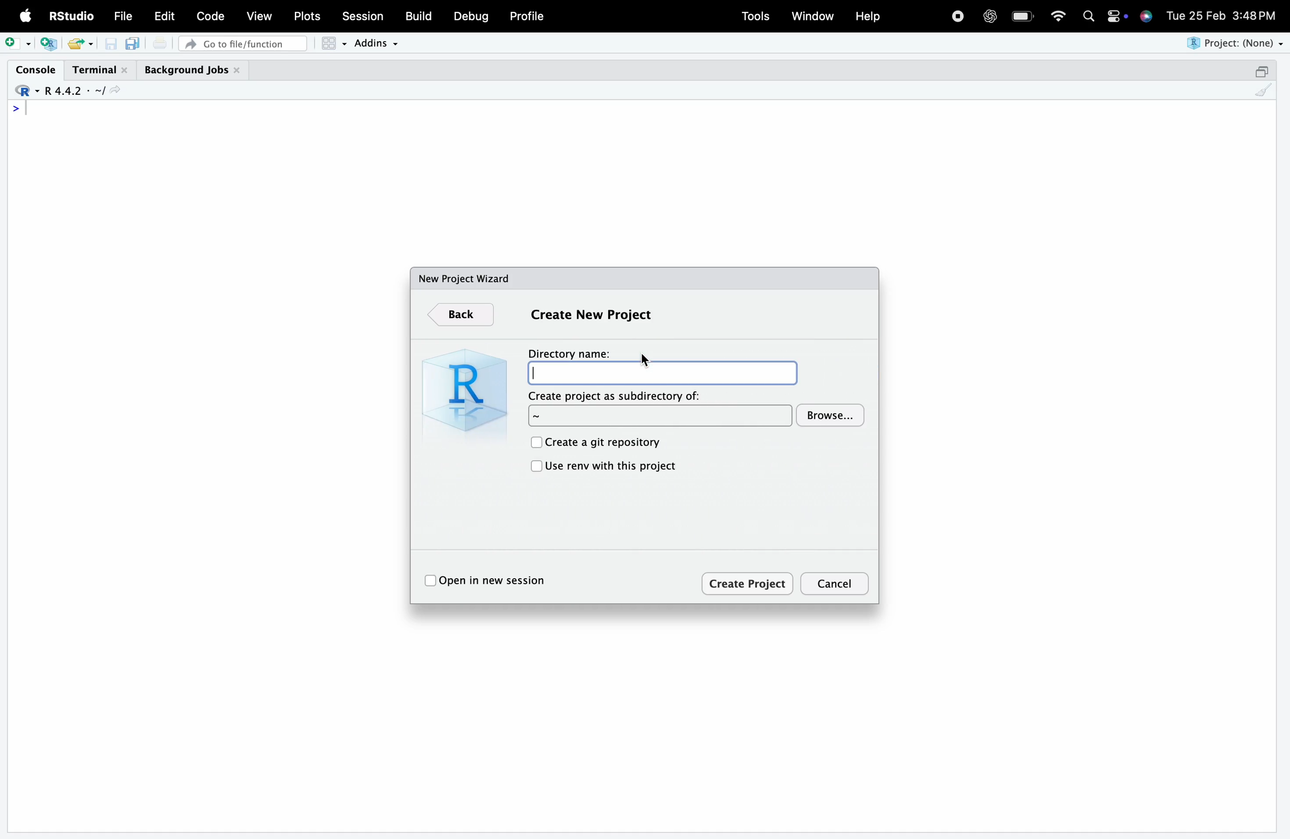 This screenshot has width=1290, height=839. I want to click on Create project as subdirectory of:, so click(616, 396).